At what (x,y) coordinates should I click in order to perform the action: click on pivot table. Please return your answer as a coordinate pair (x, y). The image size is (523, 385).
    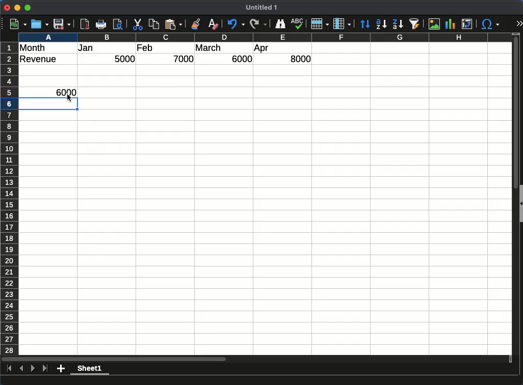
    Looking at the image, I should click on (467, 24).